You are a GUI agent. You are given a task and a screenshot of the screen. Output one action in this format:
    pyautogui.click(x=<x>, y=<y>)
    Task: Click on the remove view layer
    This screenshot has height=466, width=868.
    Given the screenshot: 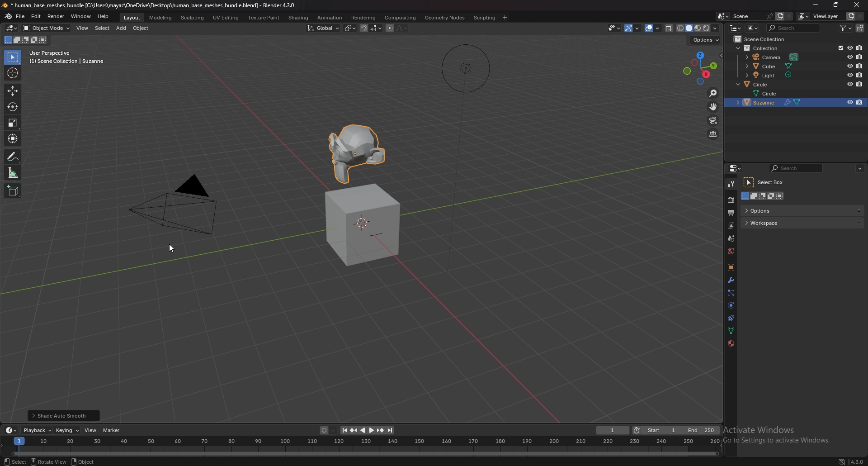 What is the action you would take?
    pyautogui.click(x=860, y=16)
    